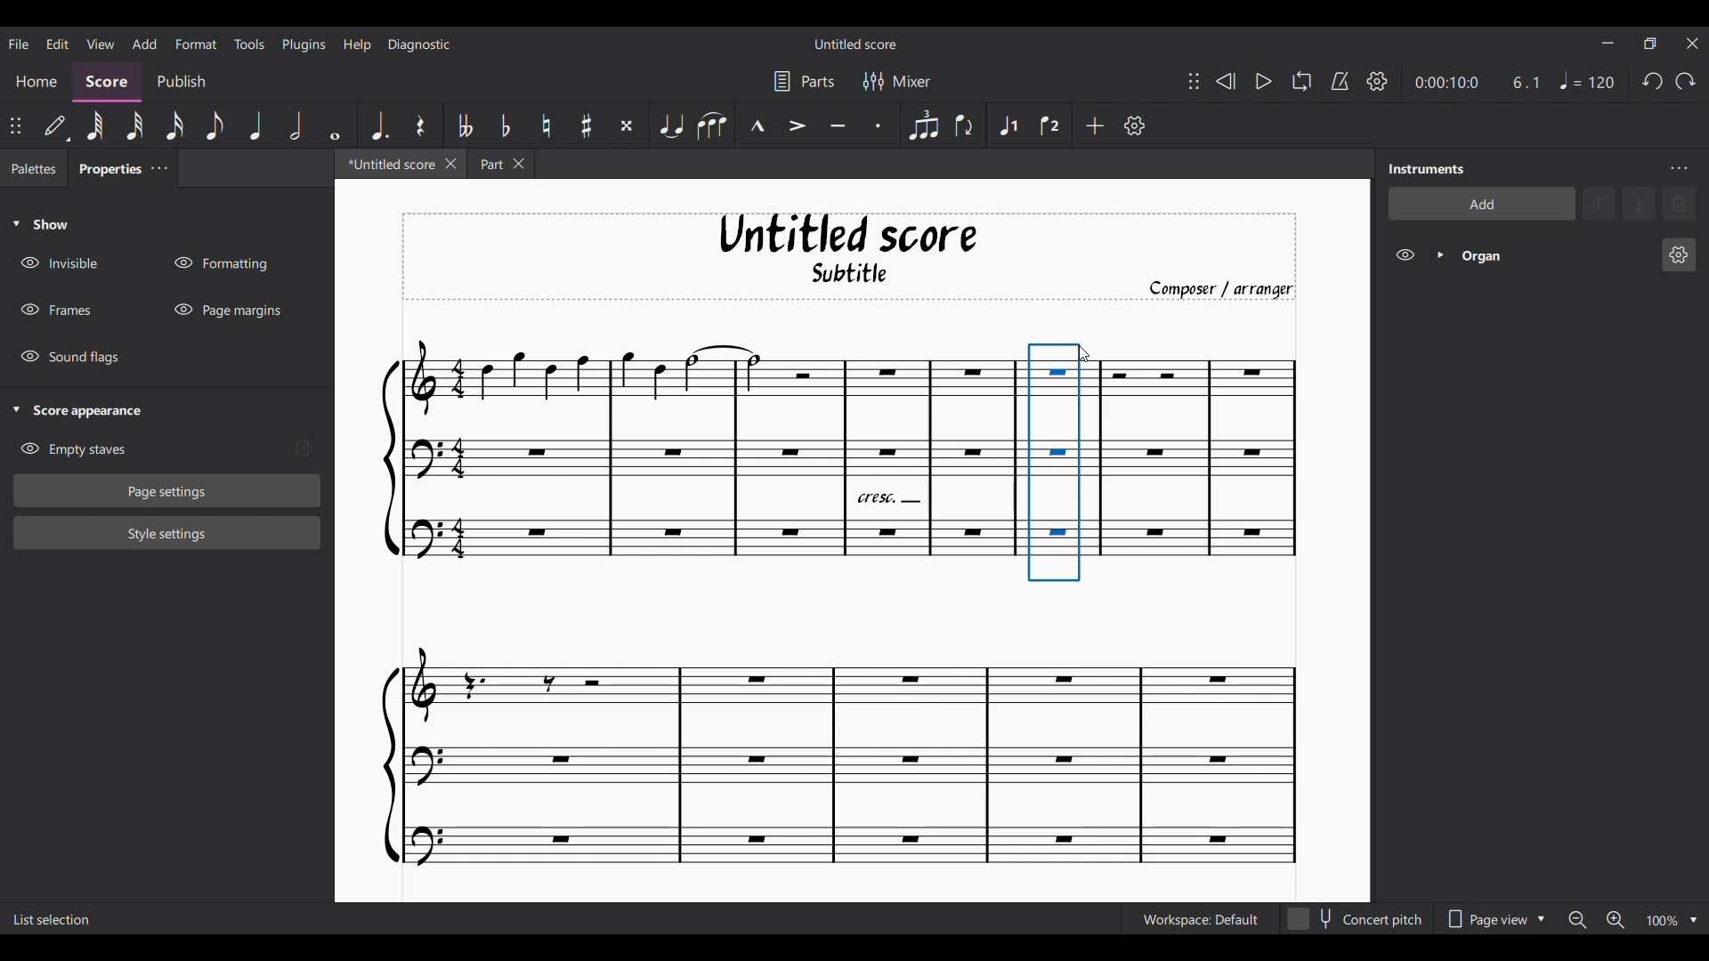 This screenshot has height=961, width=1709. I want to click on Tenuto, so click(839, 125).